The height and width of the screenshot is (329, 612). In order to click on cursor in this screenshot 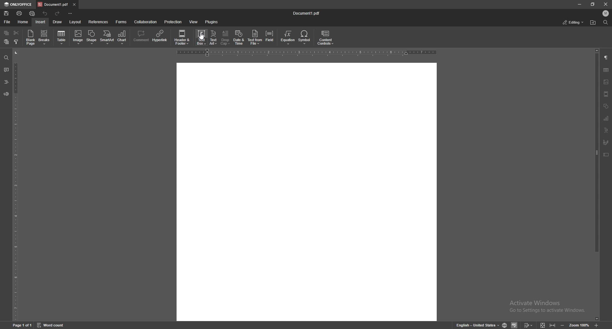, I will do `click(202, 39)`.